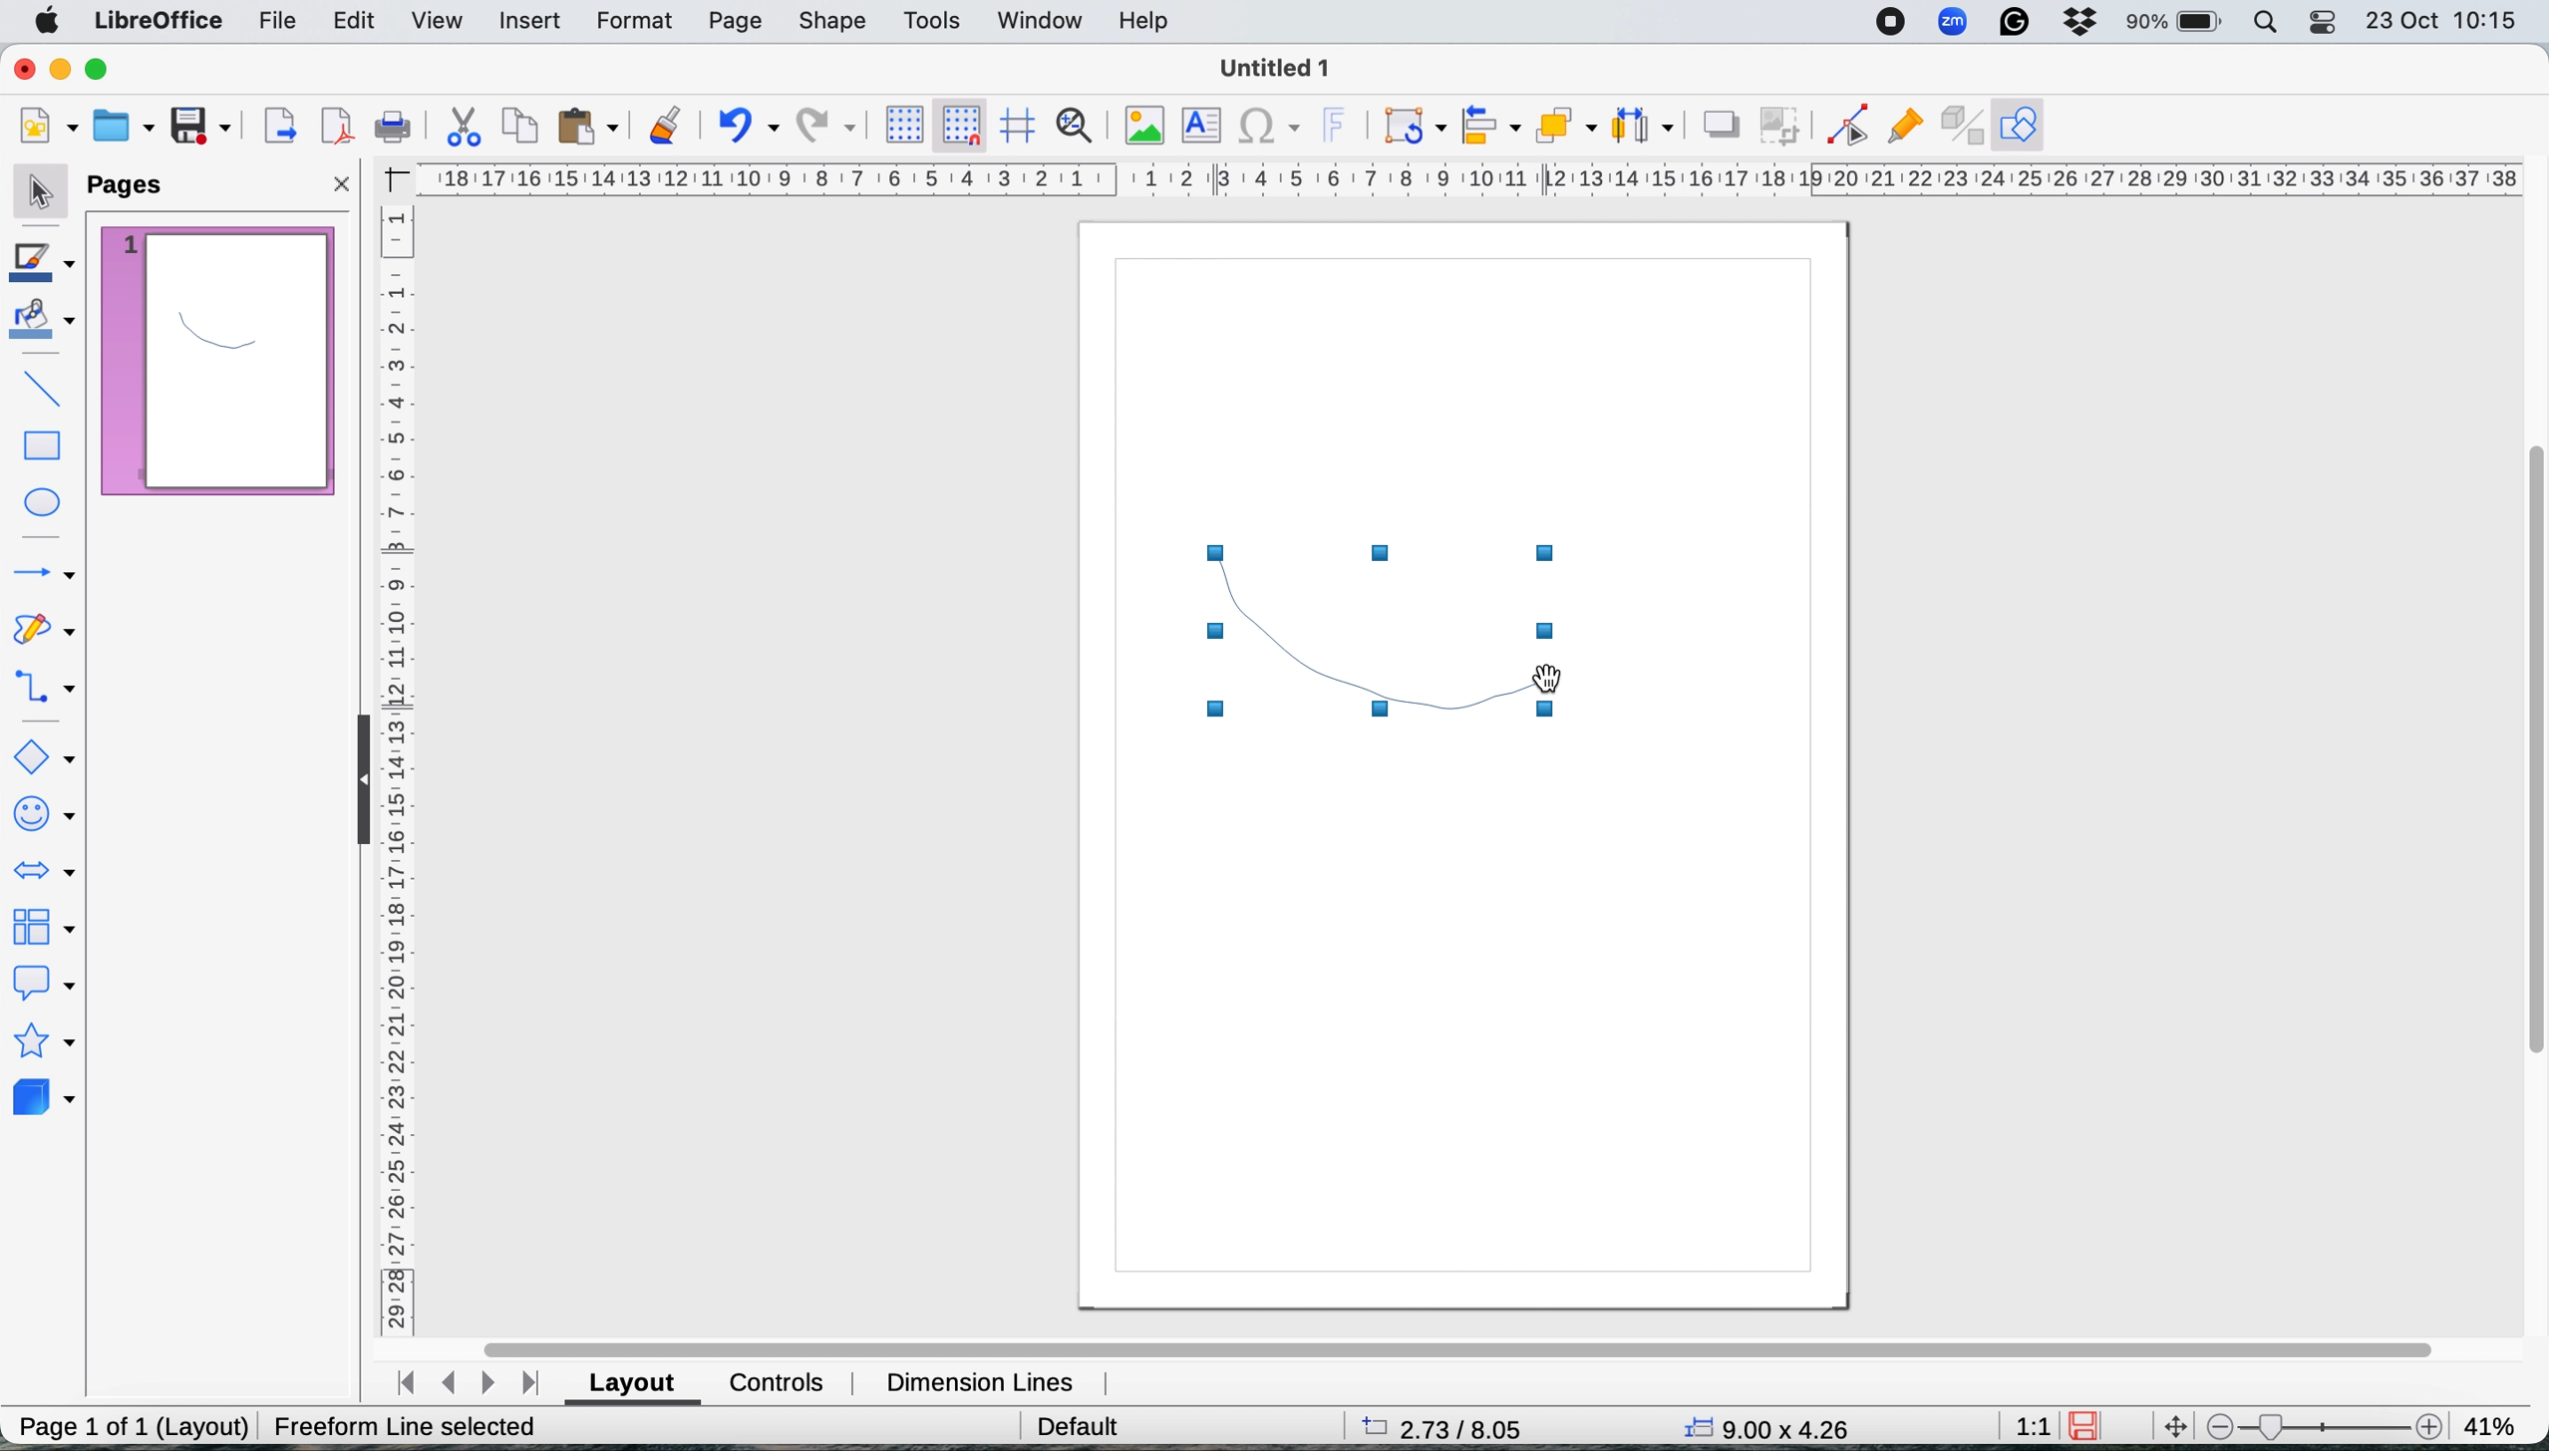 The height and width of the screenshot is (1451, 2549). Describe the element at coordinates (2177, 1426) in the screenshot. I see `move` at that location.